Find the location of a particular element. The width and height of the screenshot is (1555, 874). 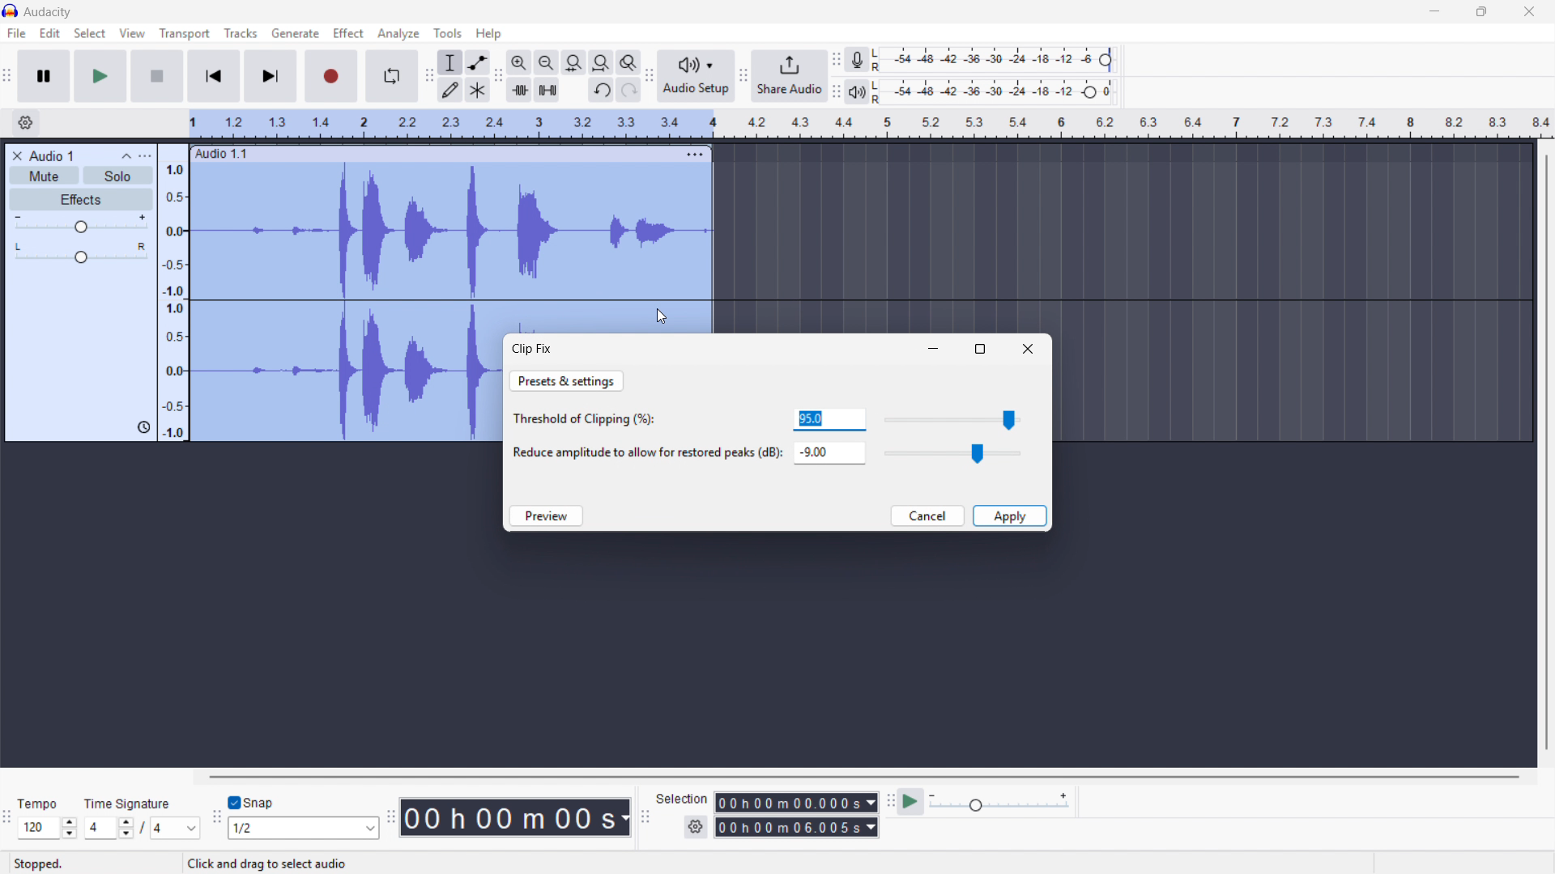

selection is located at coordinates (682, 798).